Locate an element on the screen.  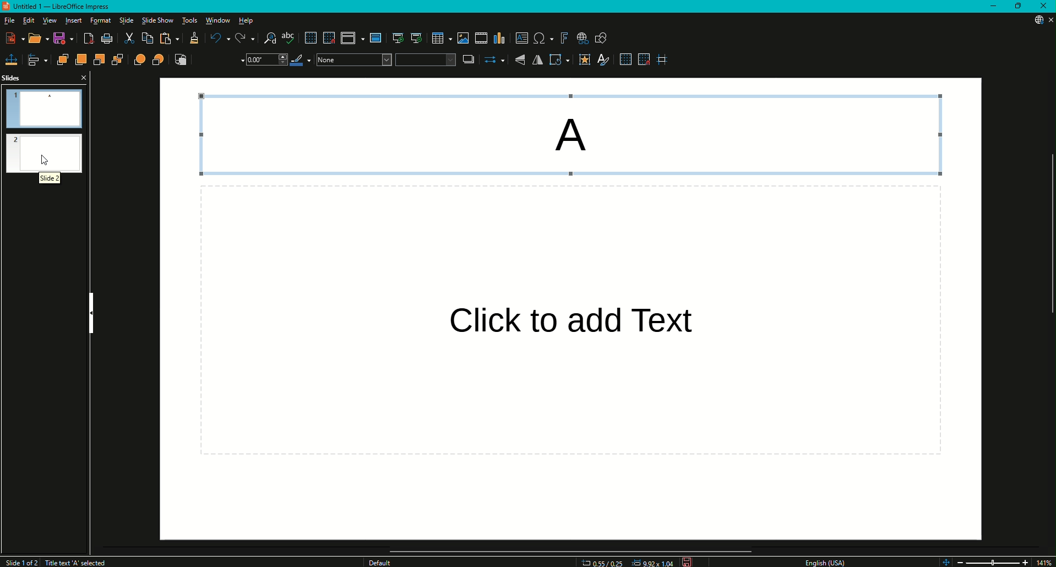
Master slide is located at coordinates (378, 38).